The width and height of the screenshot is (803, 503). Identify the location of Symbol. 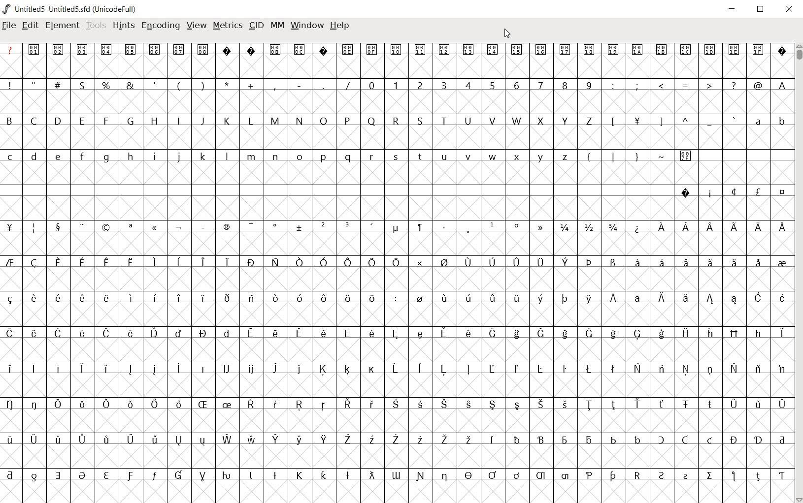
(445, 227).